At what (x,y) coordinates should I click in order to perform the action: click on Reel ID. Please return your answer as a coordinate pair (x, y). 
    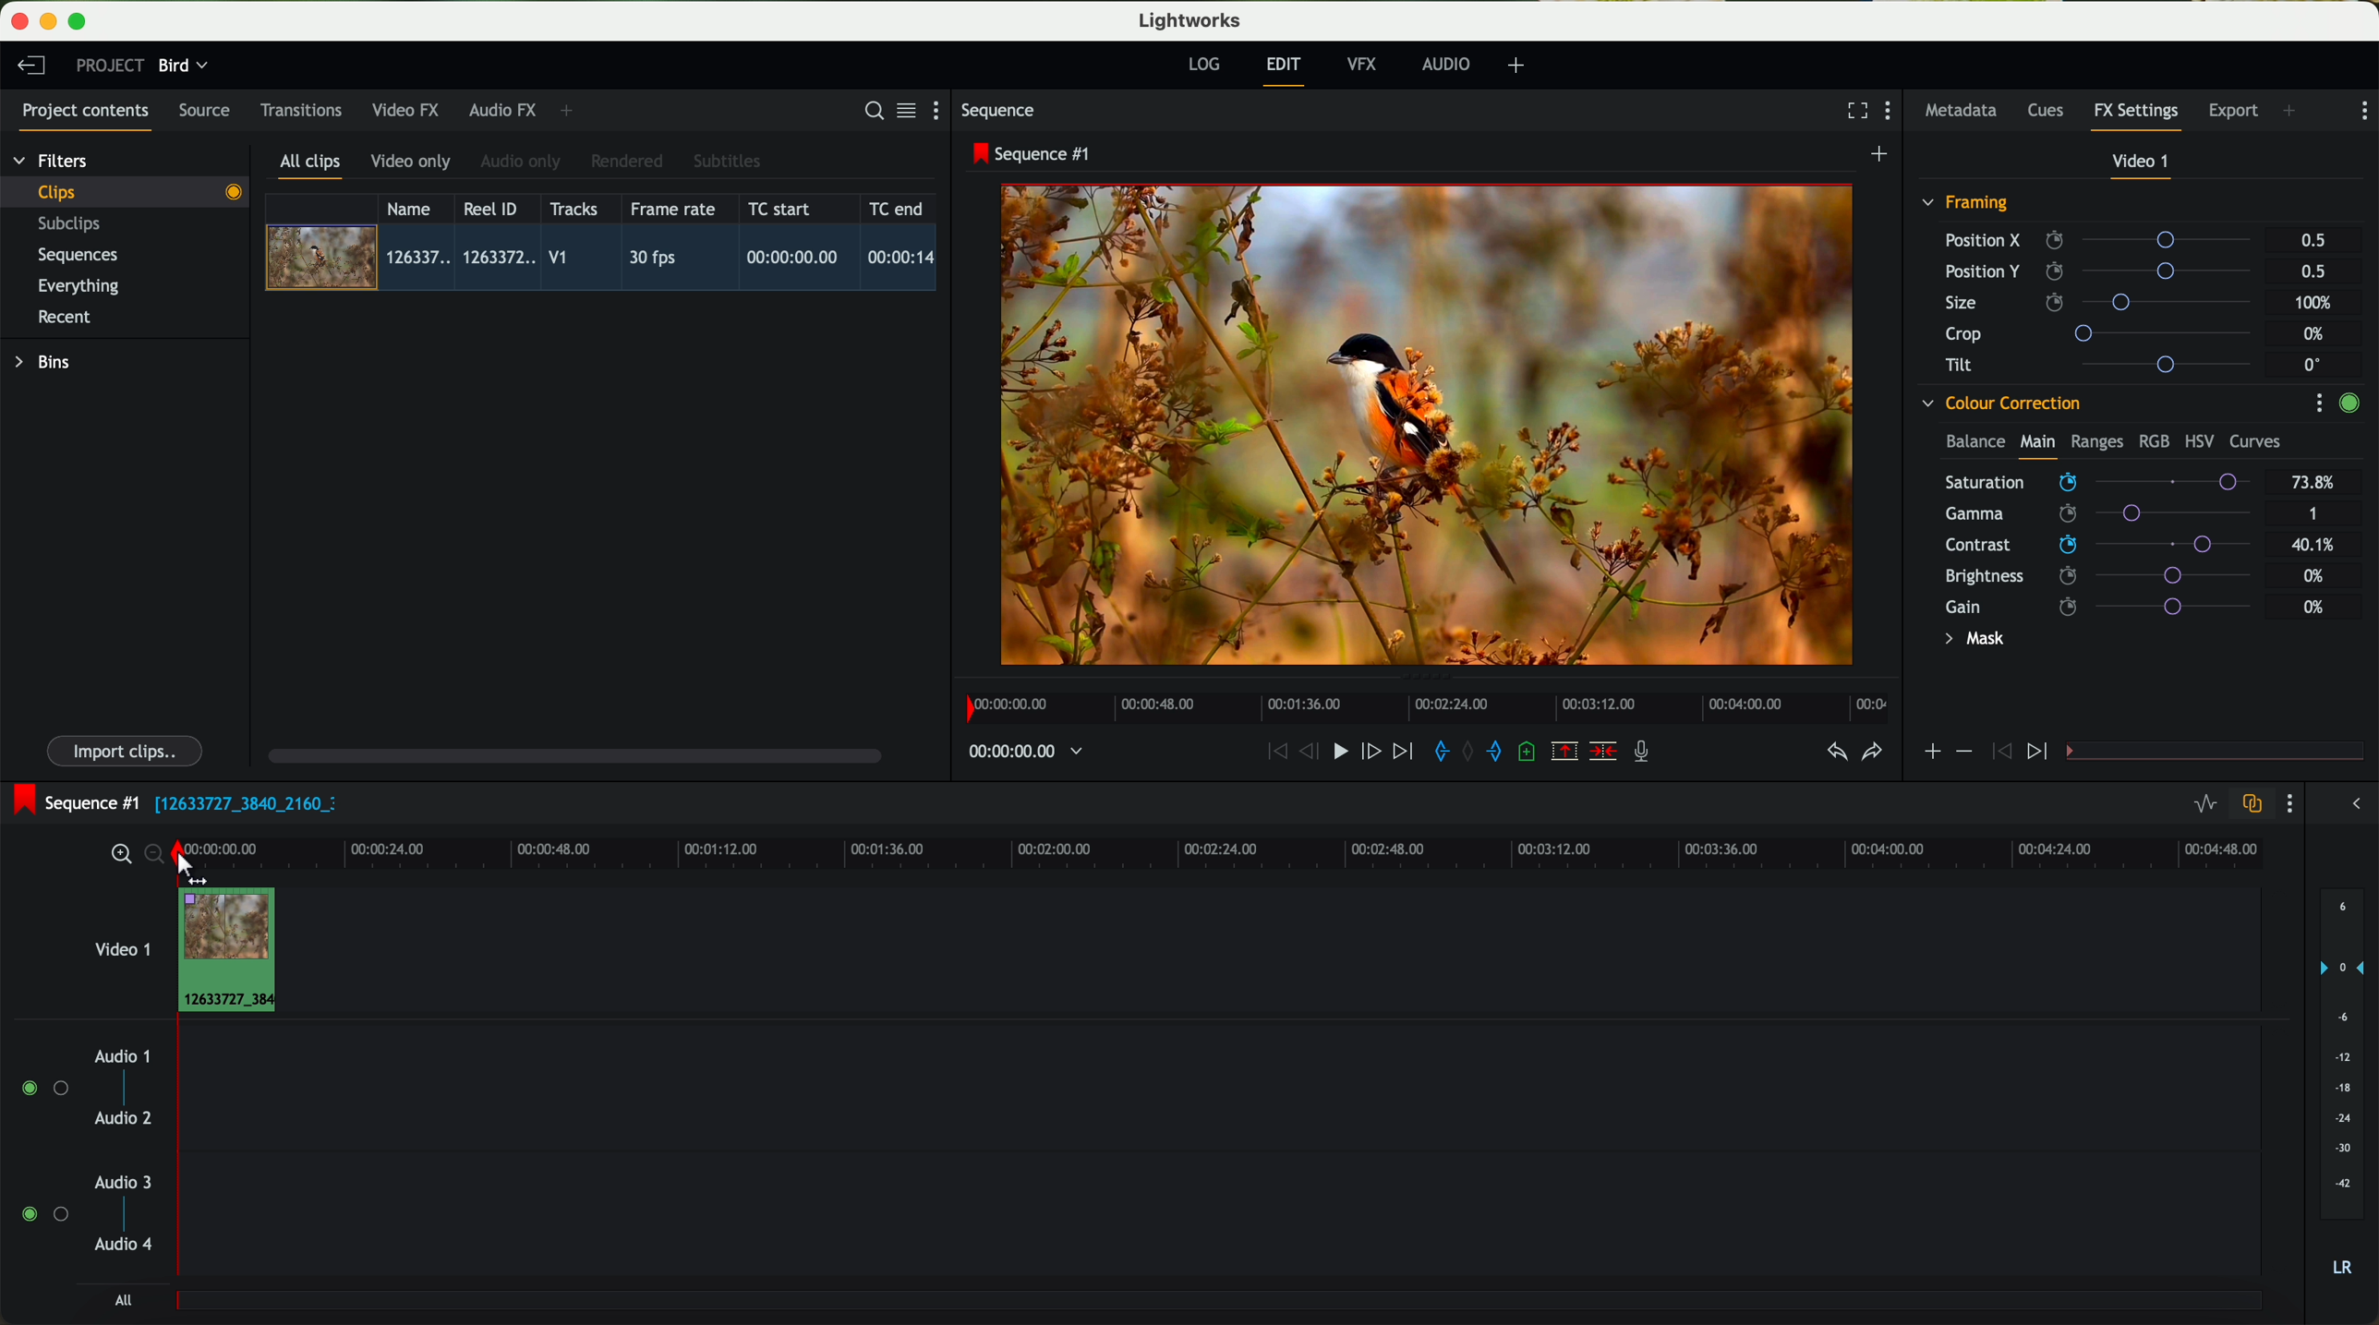
    Looking at the image, I should click on (495, 208).